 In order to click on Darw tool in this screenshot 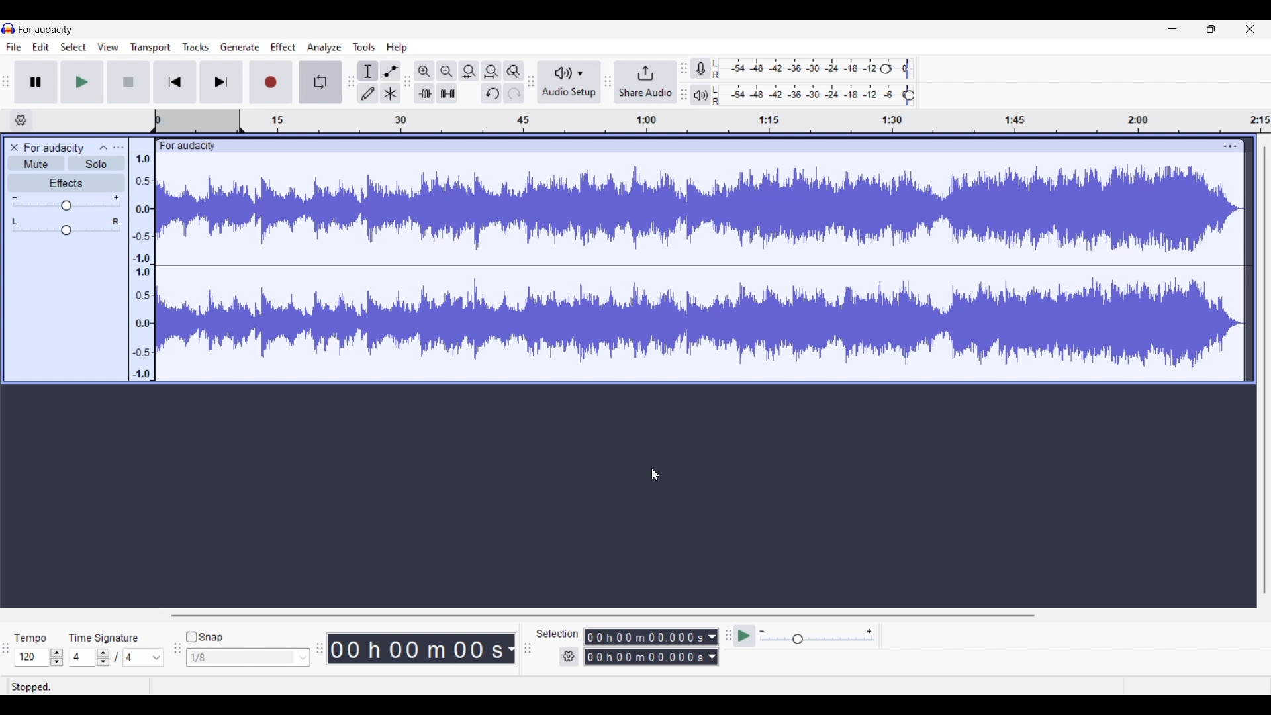, I will do `click(367, 93)`.